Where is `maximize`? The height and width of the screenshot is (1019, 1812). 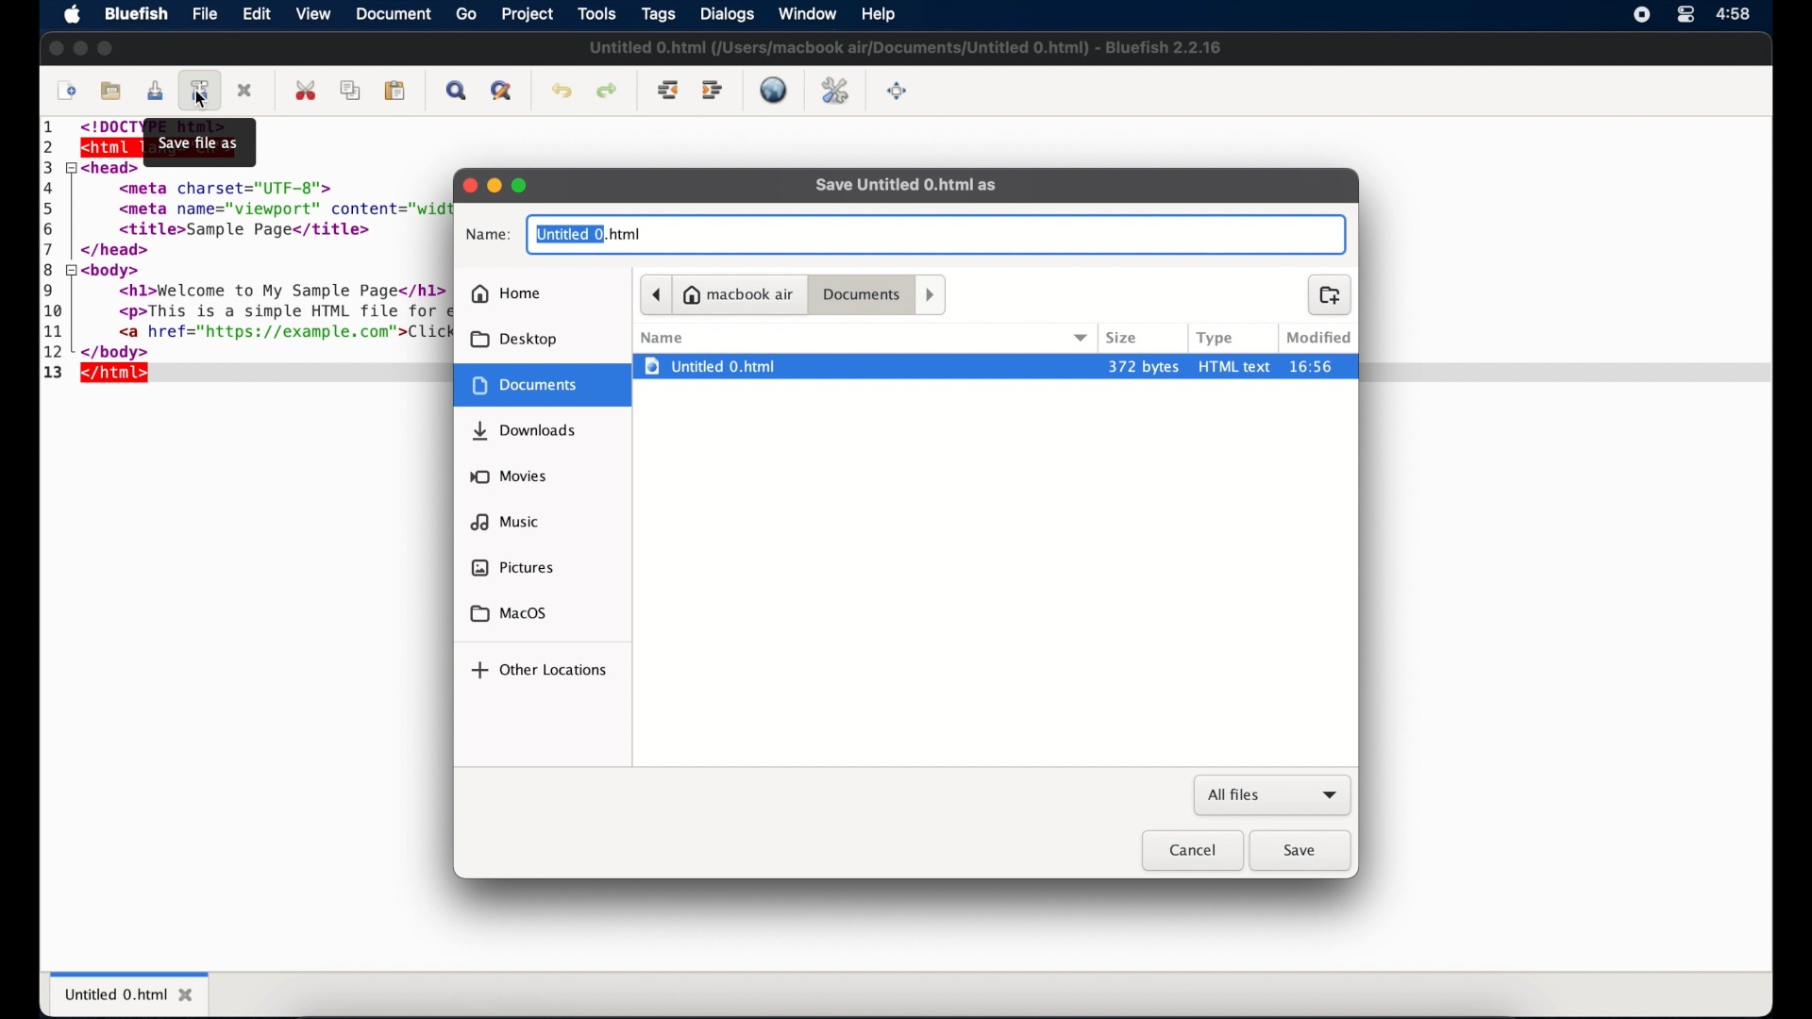 maximize is located at coordinates (107, 48).